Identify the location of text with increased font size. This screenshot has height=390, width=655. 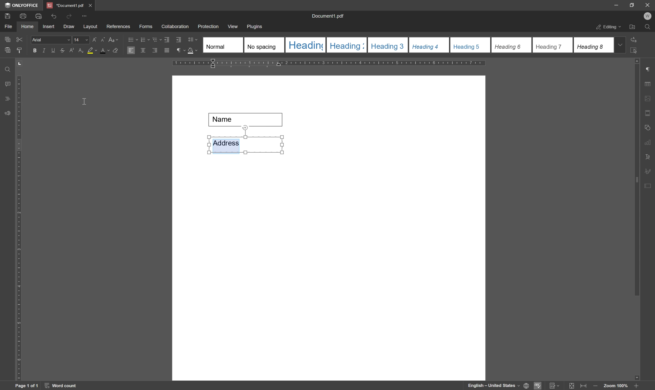
(226, 145).